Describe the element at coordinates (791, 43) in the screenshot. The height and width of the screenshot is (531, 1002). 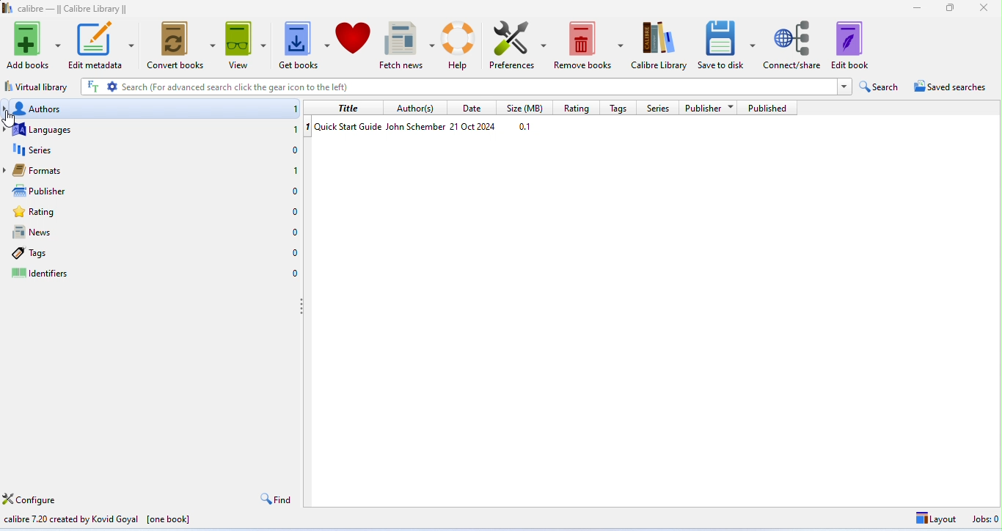
I see `connect share` at that location.